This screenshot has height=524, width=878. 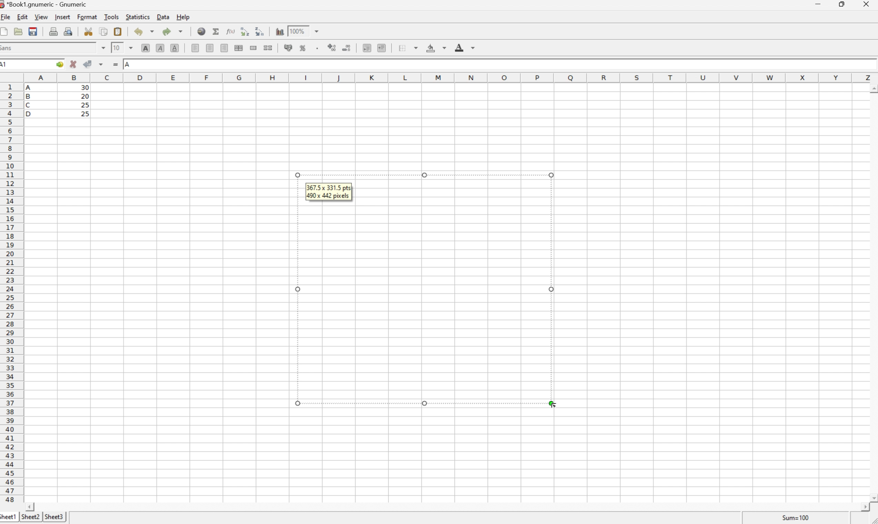 What do you see at coordinates (84, 88) in the screenshot?
I see `30` at bounding box center [84, 88].